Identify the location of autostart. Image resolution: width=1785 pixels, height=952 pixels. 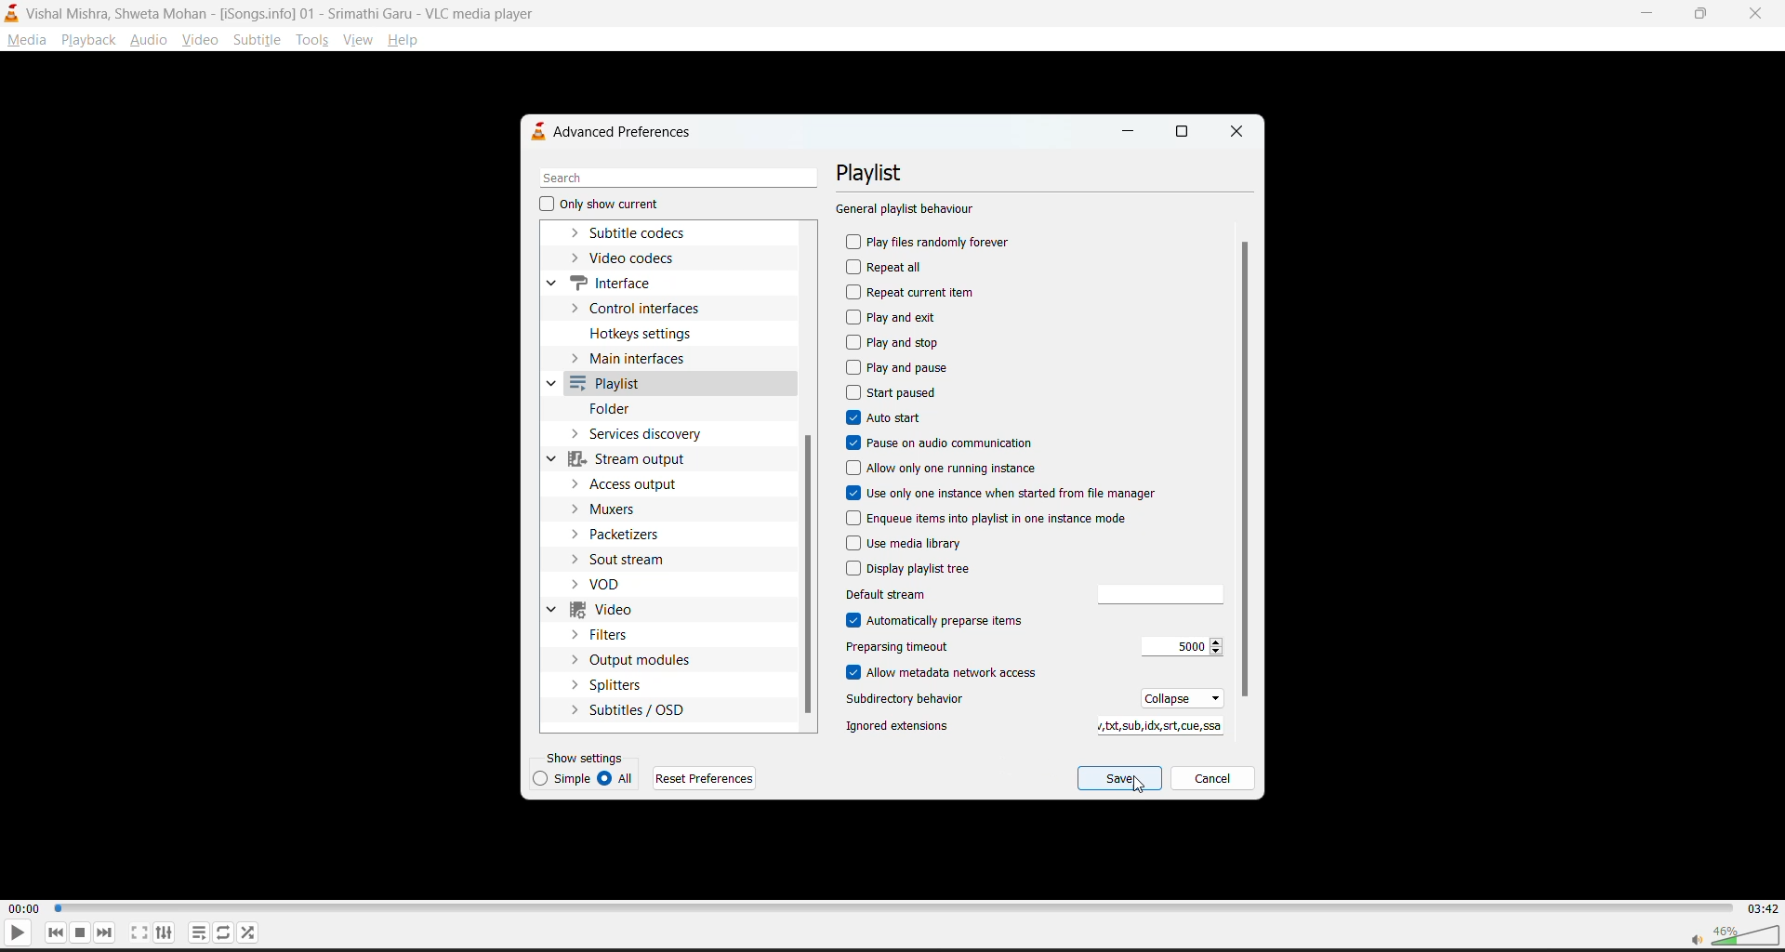
(884, 417).